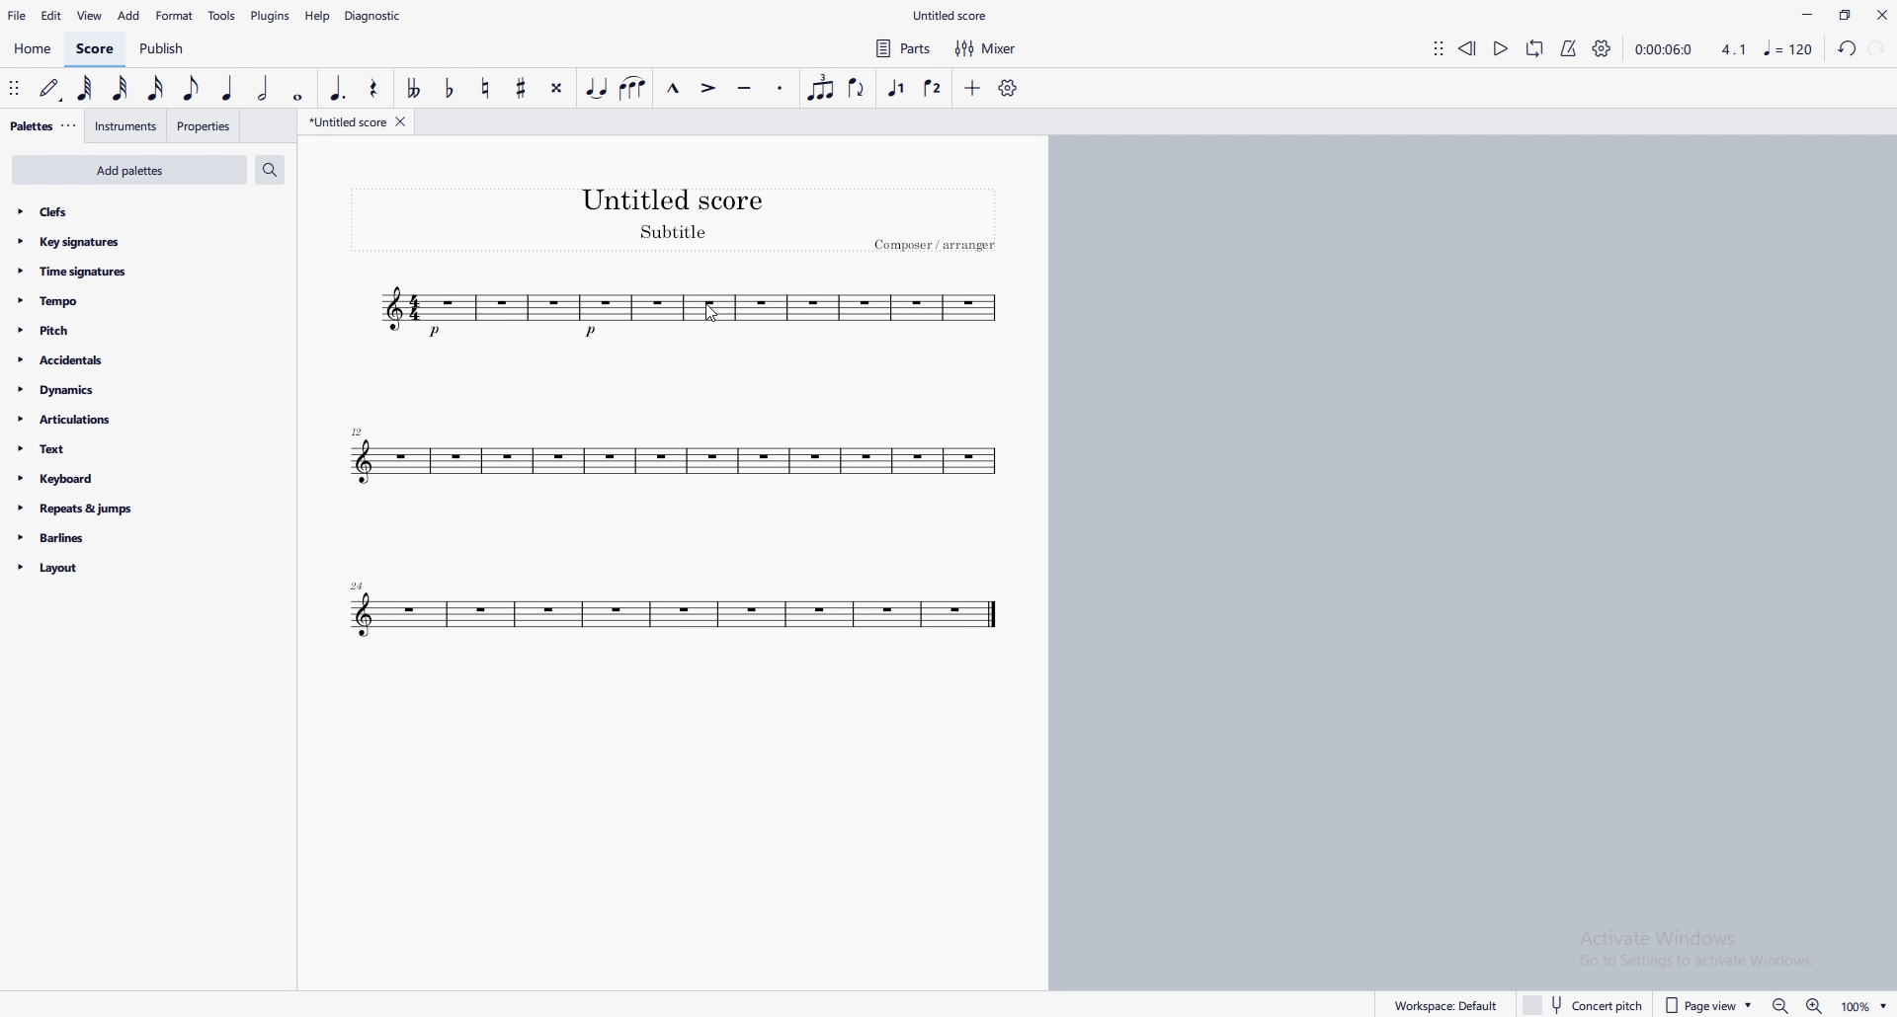 The height and width of the screenshot is (1017, 1897). I want to click on file name, so click(951, 15).